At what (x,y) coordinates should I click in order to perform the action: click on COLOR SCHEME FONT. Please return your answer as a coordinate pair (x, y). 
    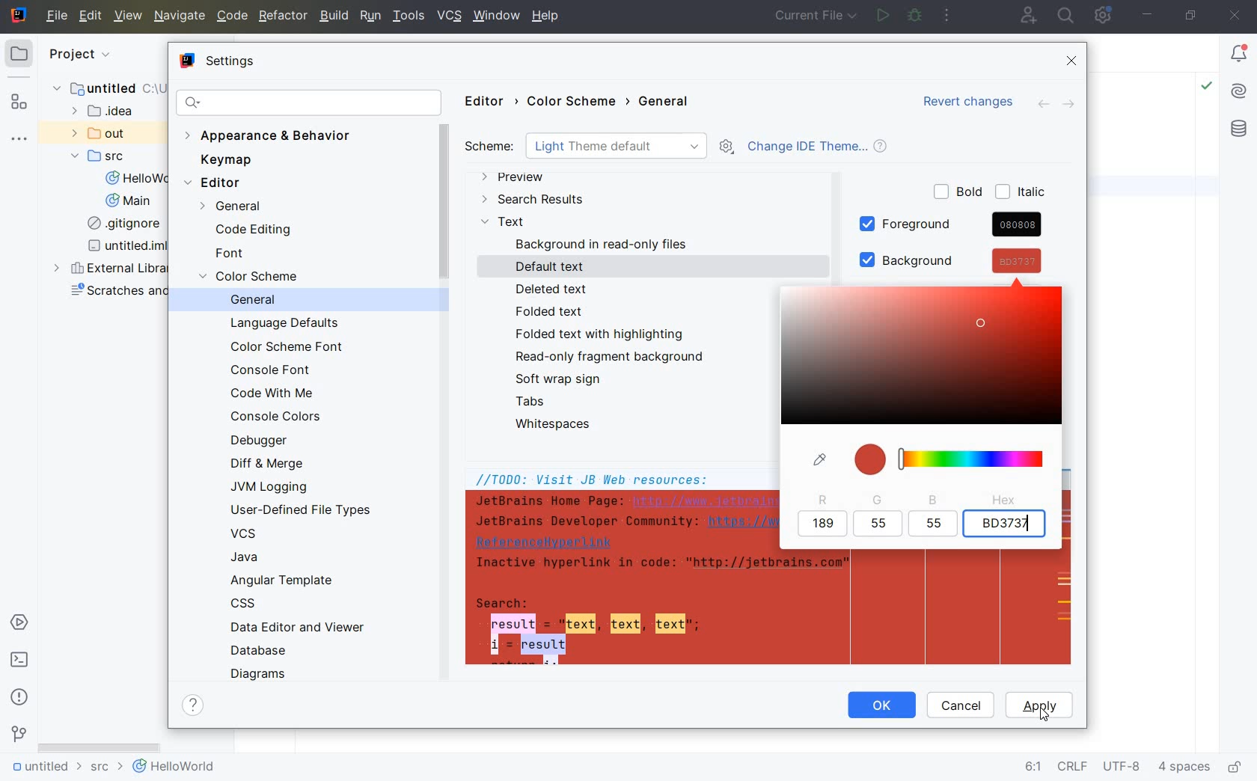
    Looking at the image, I should click on (286, 347).